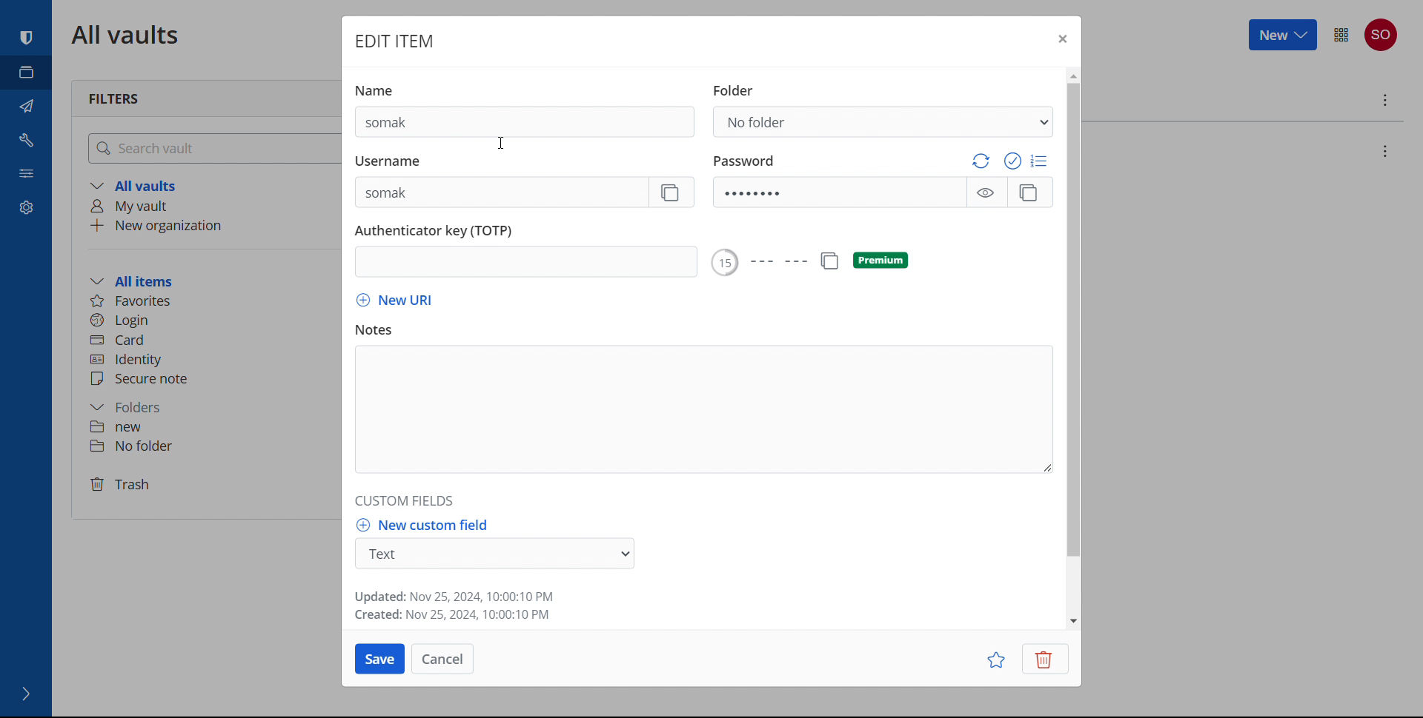  Describe the element at coordinates (880, 261) in the screenshot. I see `premium` at that location.